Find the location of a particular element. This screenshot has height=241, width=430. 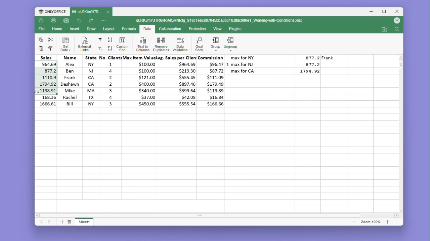

sort ascending is located at coordinates (110, 40).